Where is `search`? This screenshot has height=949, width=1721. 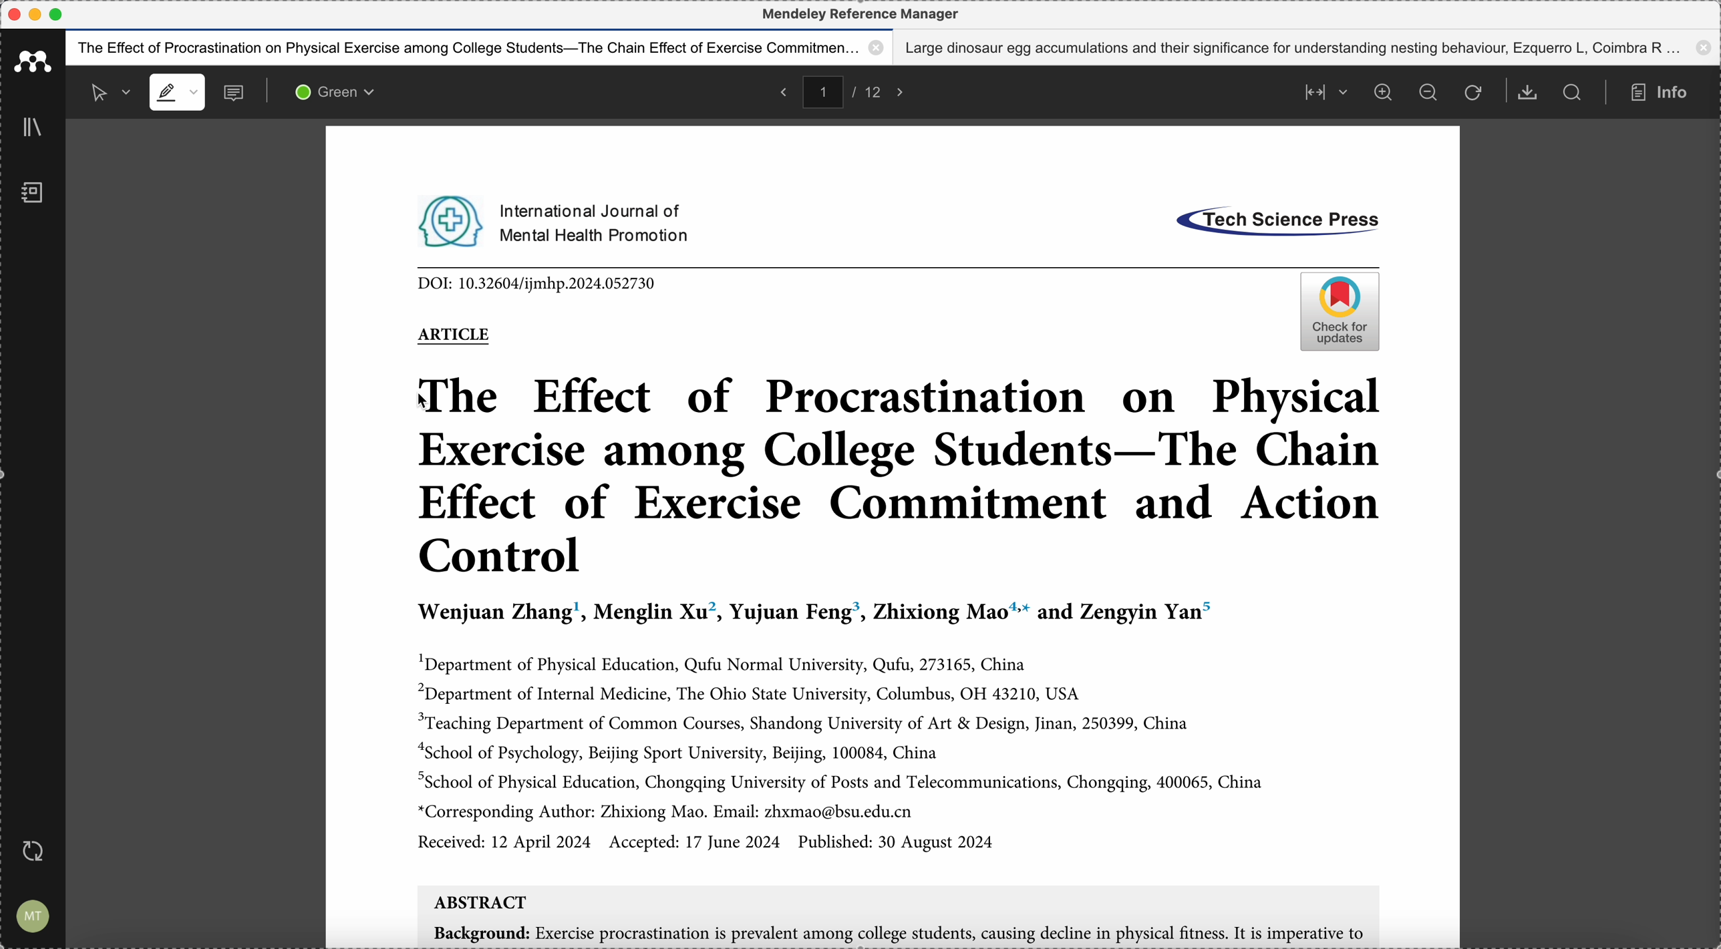 search is located at coordinates (1573, 92).